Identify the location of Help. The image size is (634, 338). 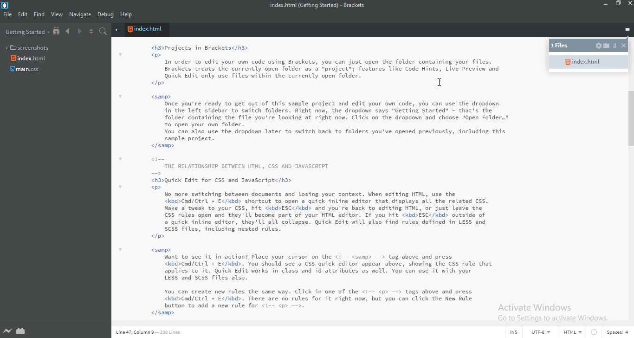
(127, 15).